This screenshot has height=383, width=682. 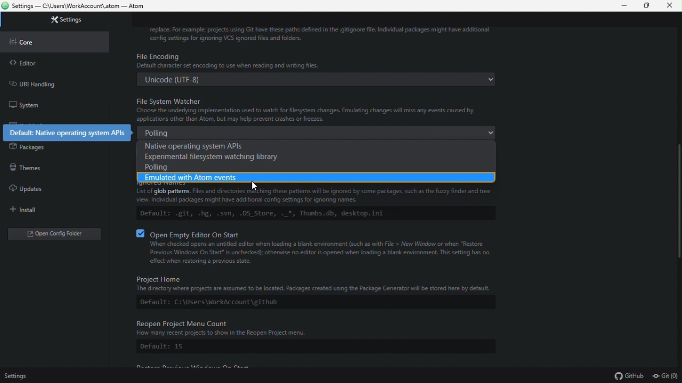 What do you see at coordinates (309, 327) in the screenshot?
I see `Reopen Project Menu Count How many recent projects to show in the Reopen Project menu.` at bounding box center [309, 327].